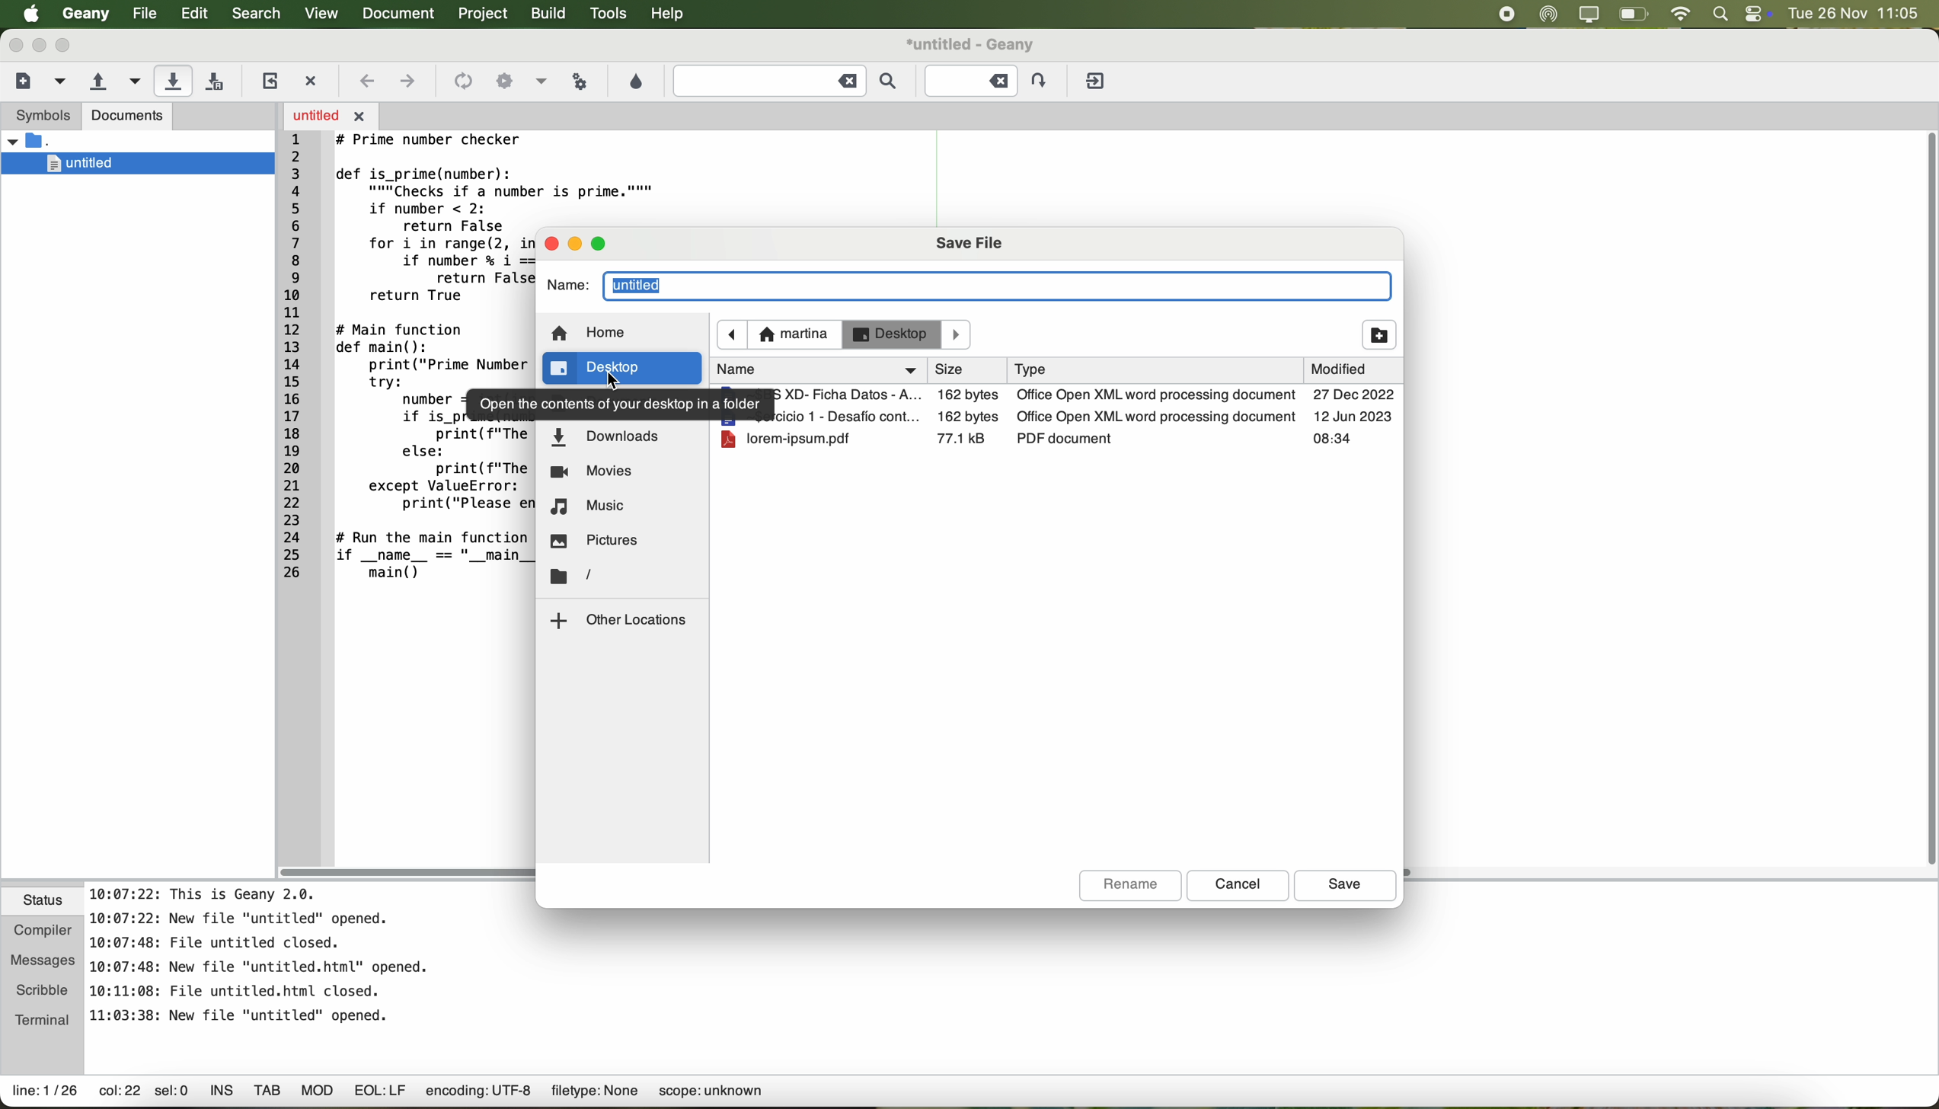  I want to click on document, so click(404, 14).